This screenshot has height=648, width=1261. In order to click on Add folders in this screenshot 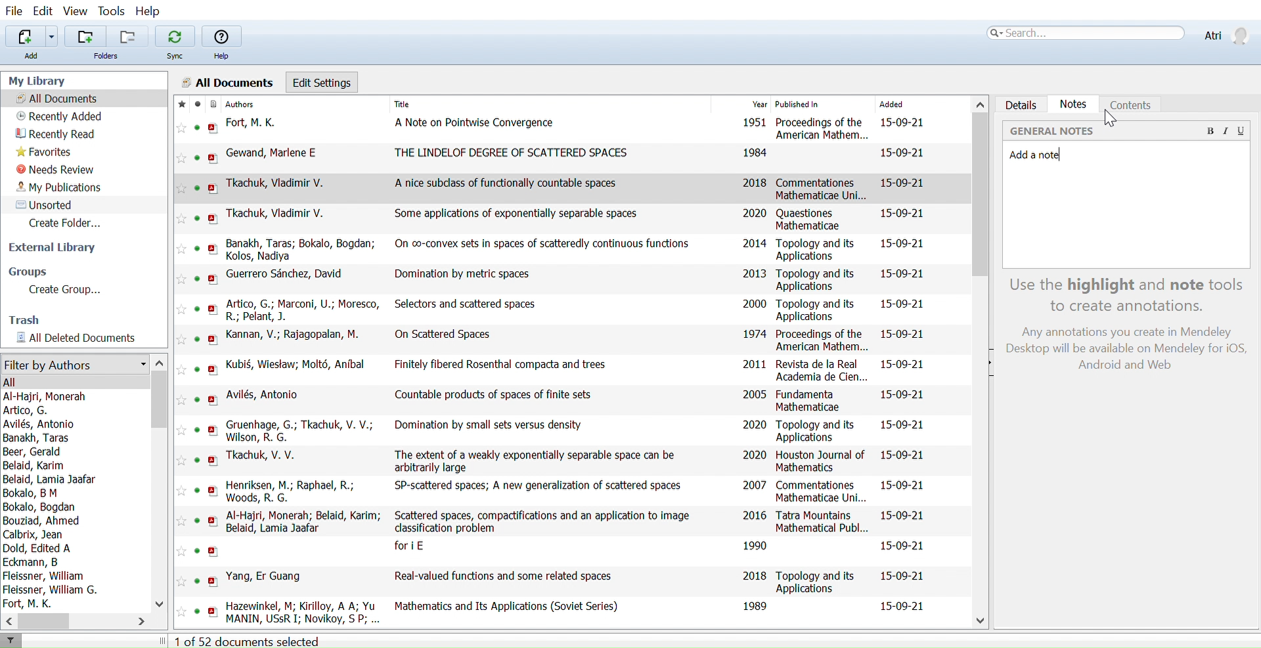, I will do `click(85, 37)`.